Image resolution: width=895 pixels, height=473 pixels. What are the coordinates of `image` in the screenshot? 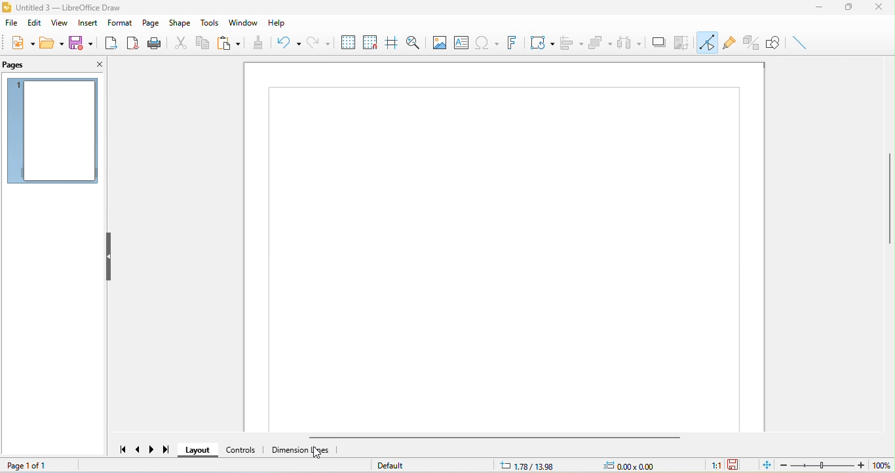 It's located at (439, 44).